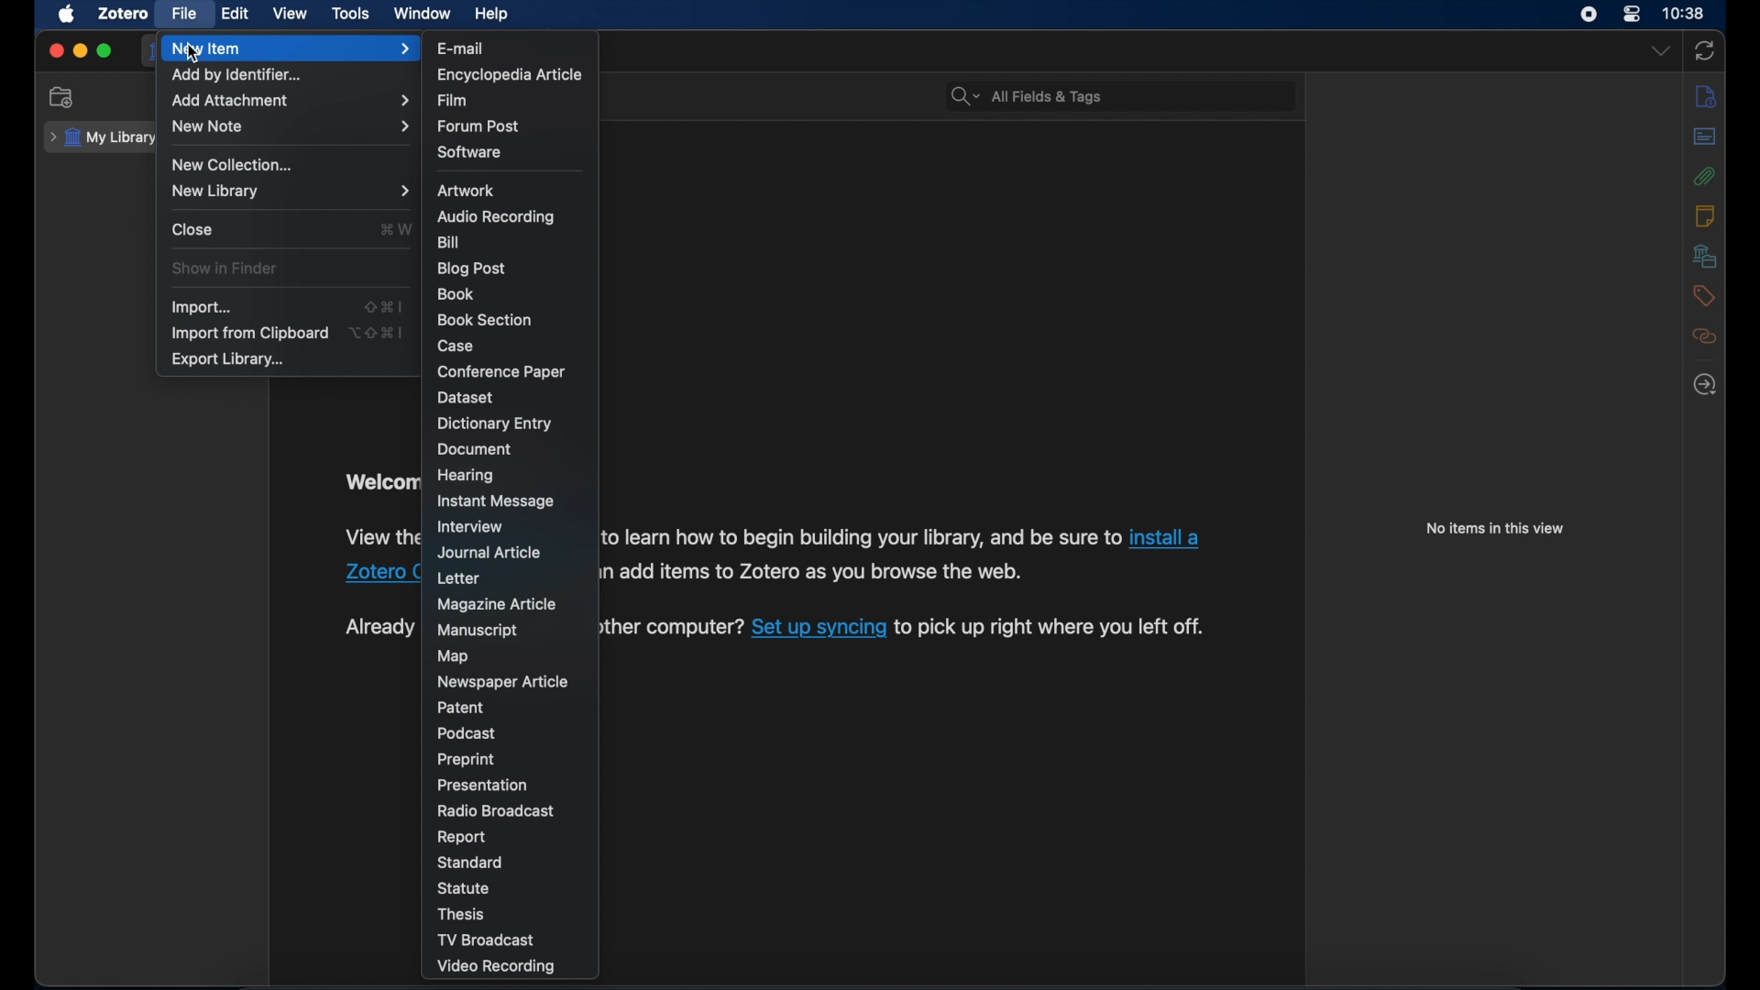  I want to click on book section, so click(486, 320).